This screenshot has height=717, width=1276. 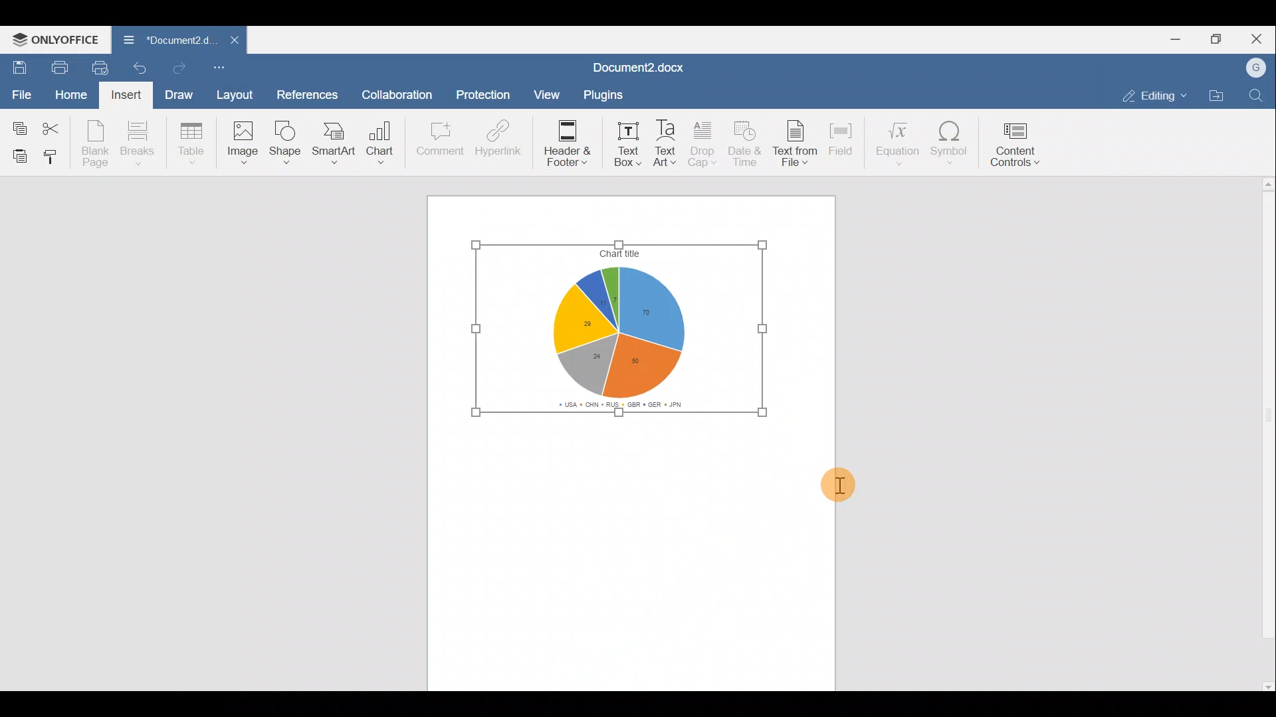 What do you see at coordinates (626, 329) in the screenshot?
I see `Chart image` at bounding box center [626, 329].